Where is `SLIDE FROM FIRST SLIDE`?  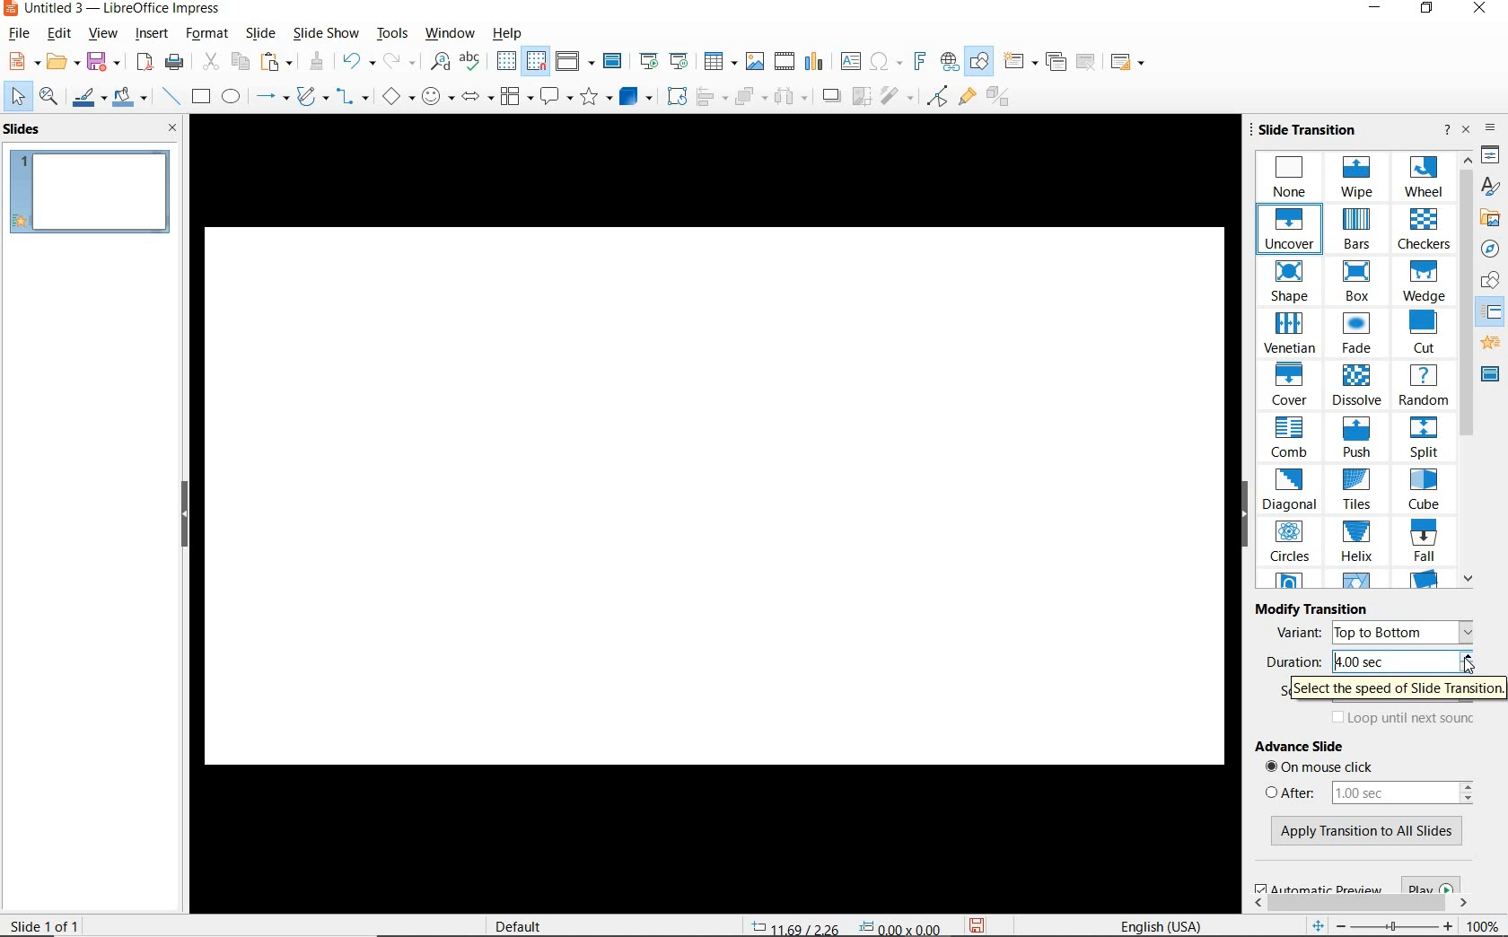 SLIDE FROM FIRST SLIDE is located at coordinates (648, 62).